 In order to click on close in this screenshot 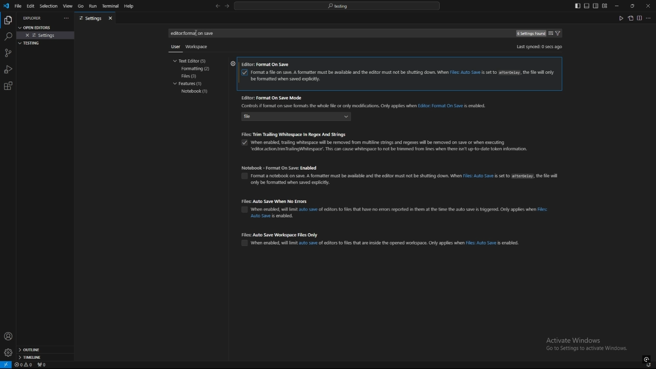, I will do `click(648, 5)`.